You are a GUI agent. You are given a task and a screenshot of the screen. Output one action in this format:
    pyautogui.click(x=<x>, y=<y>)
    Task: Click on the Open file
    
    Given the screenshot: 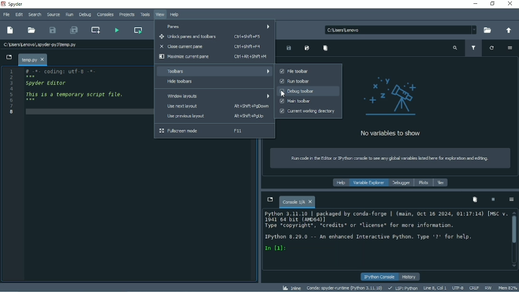 What is the action you would take?
    pyautogui.click(x=32, y=30)
    